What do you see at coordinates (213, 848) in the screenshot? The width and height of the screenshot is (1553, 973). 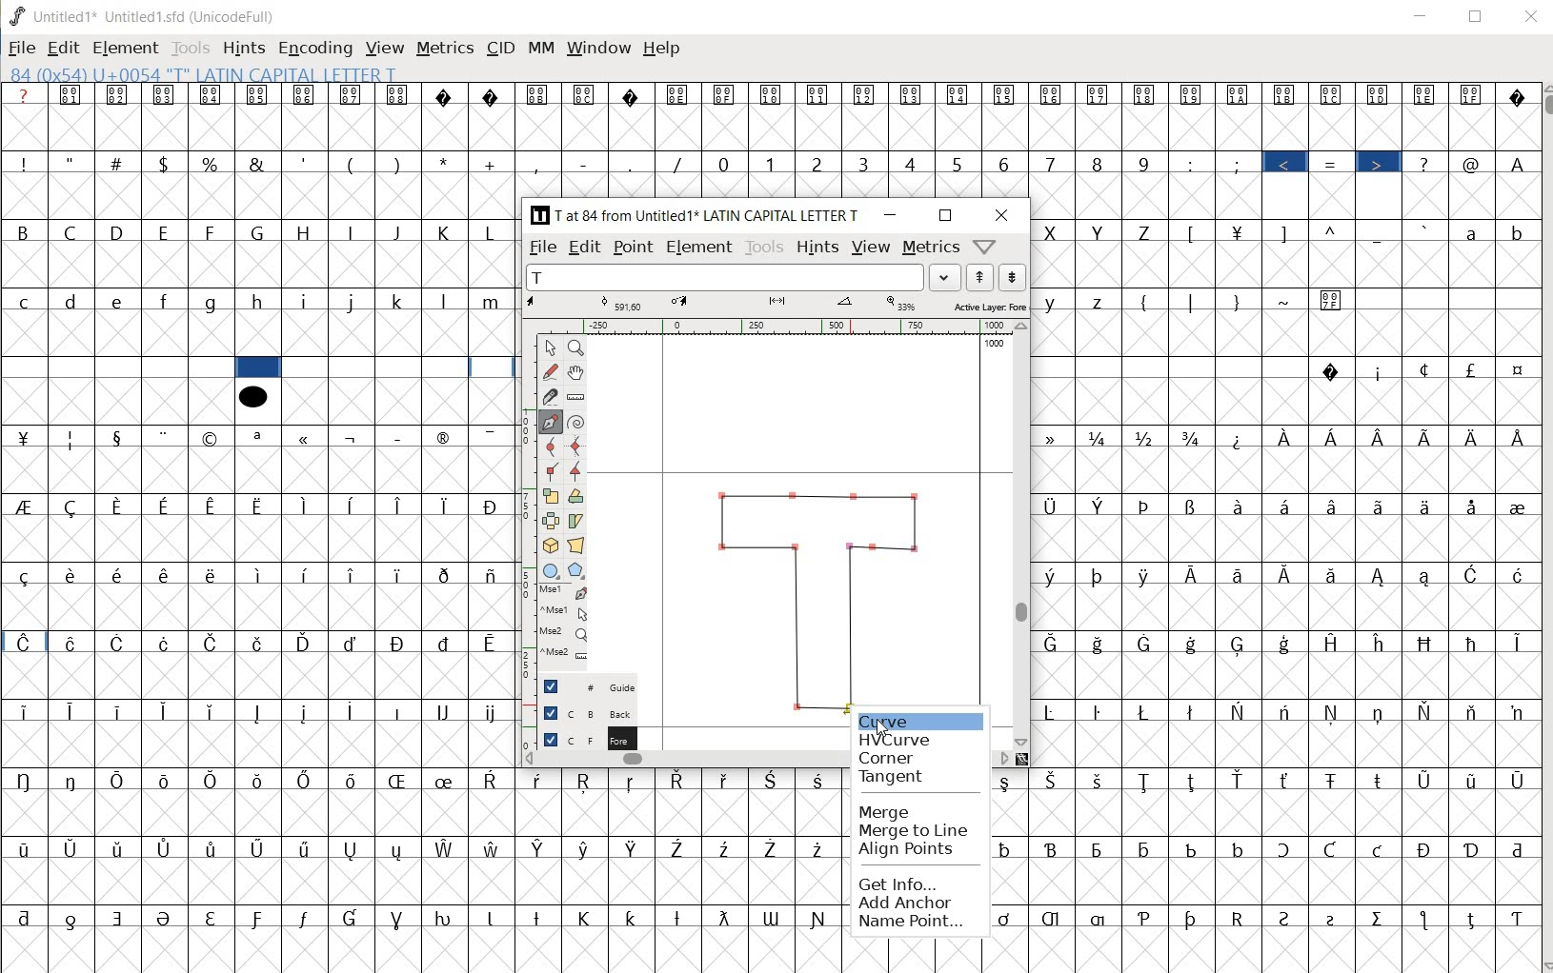 I see `Symbol` at bounding box center [213, 848].